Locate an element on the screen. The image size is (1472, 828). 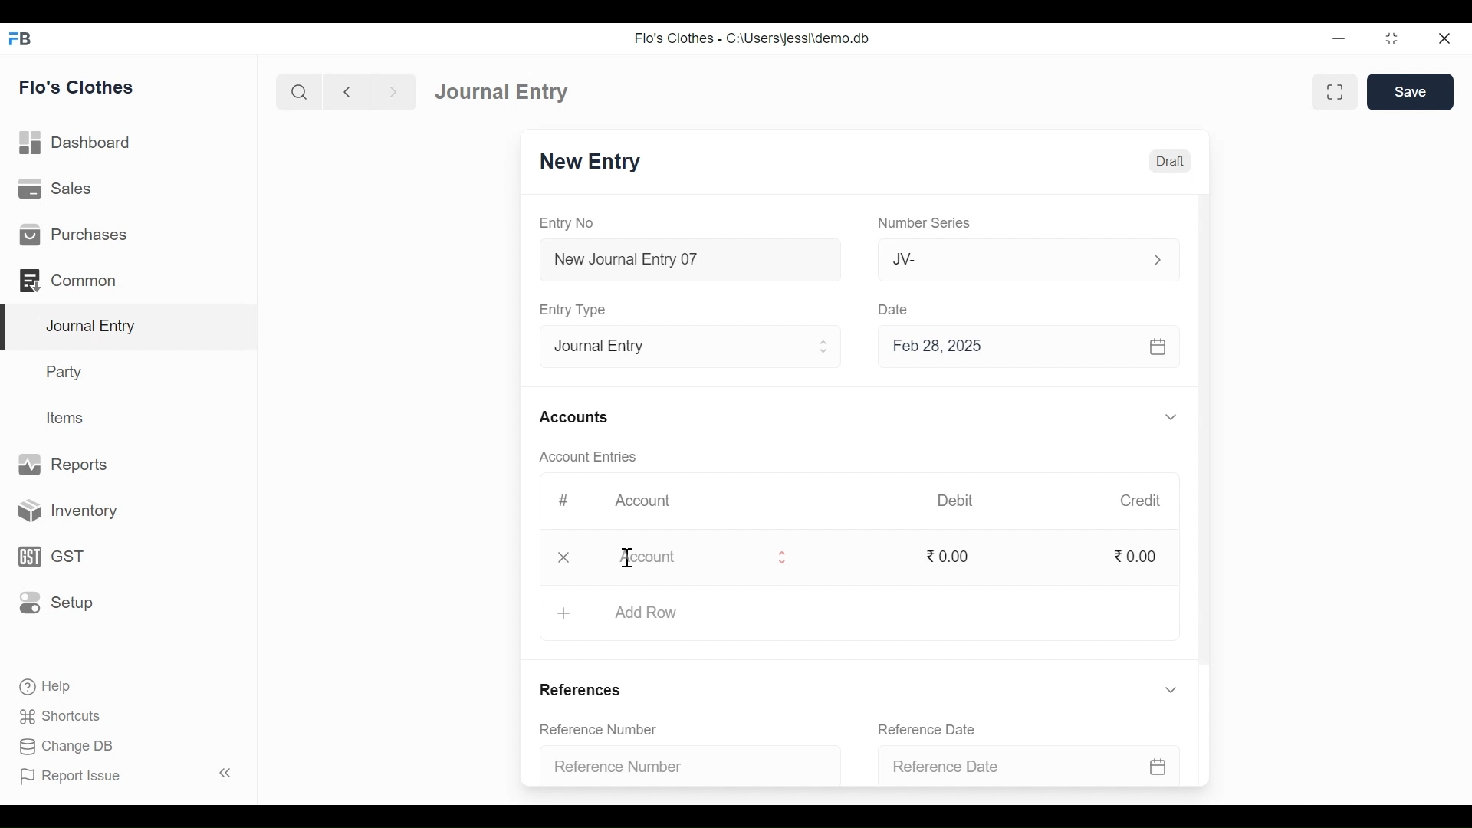
New Journal Entry 07 is located at coordinates (692, 262).